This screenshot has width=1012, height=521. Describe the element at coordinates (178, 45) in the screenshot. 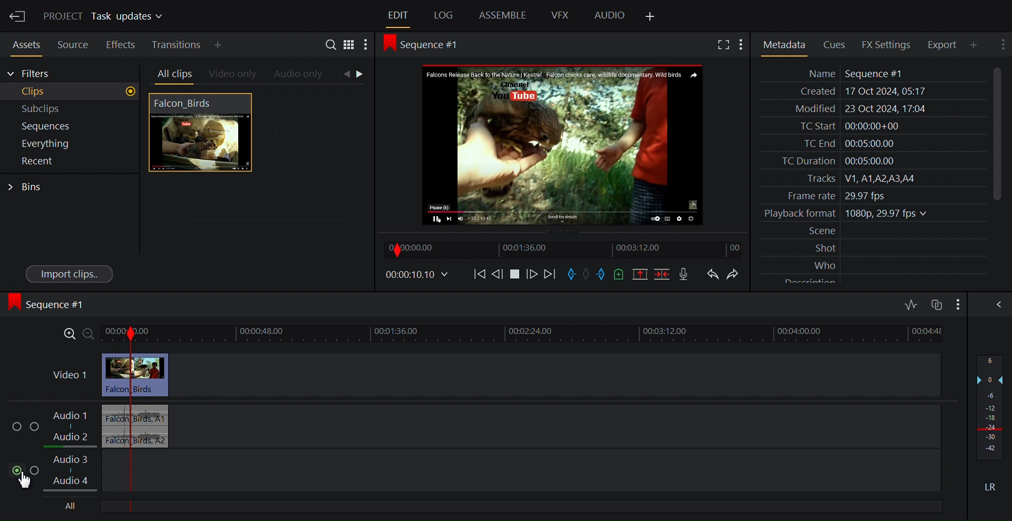

I see `Transitition` at that location.